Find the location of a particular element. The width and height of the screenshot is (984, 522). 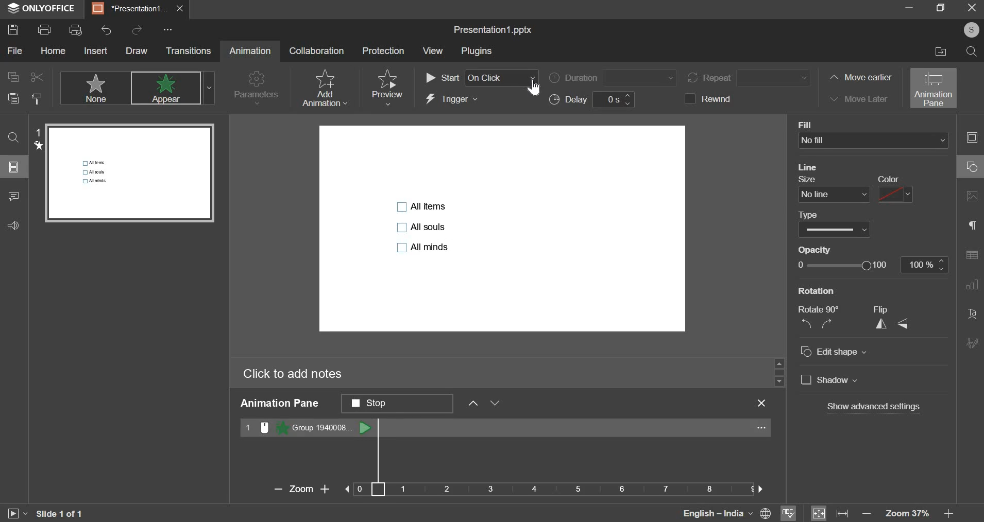

copy style is located at coordinates (38, 98).